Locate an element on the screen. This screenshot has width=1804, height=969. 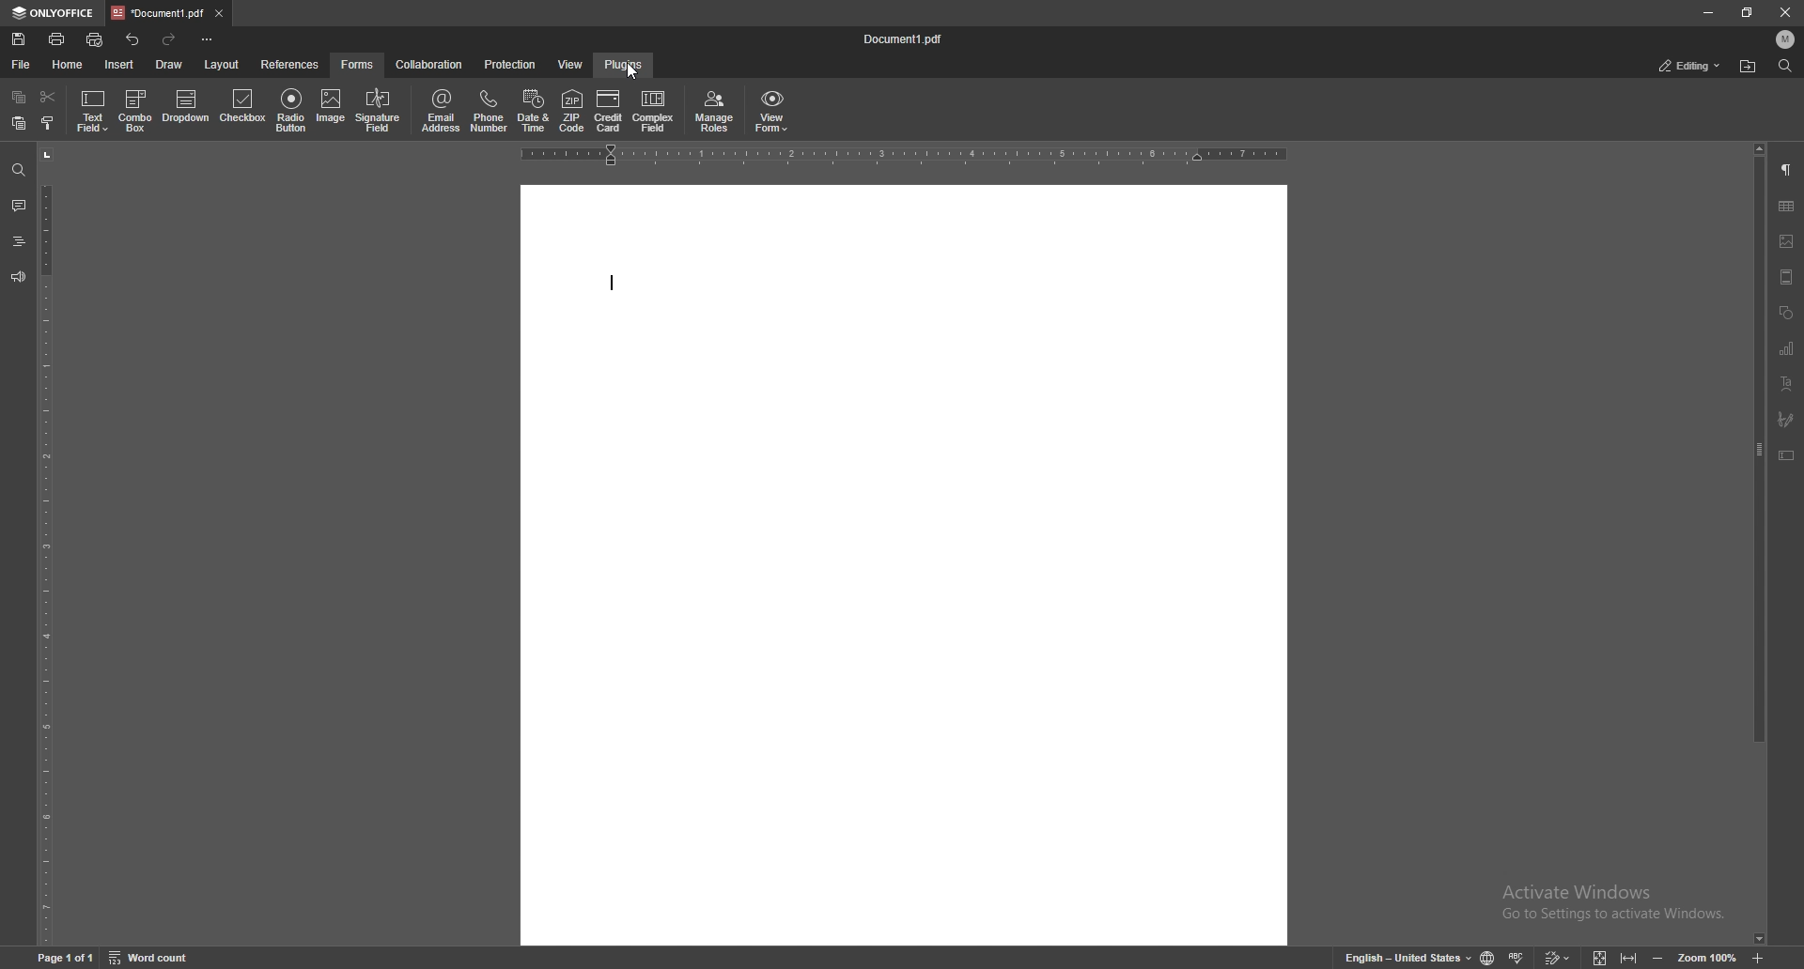
image is located at coordinates (331, 109).